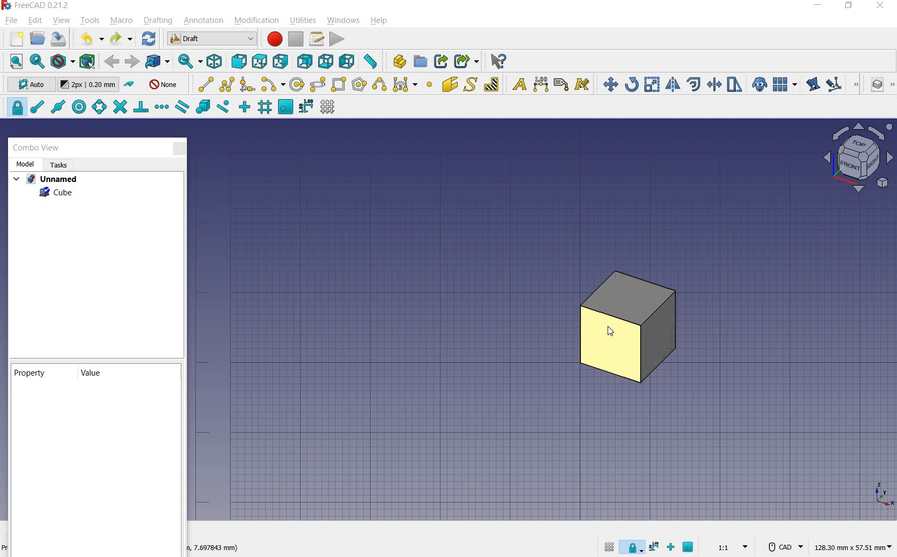  Describe the element at coordinates (857, 85) in the screenshot. I see `draft modification tools` at that location.